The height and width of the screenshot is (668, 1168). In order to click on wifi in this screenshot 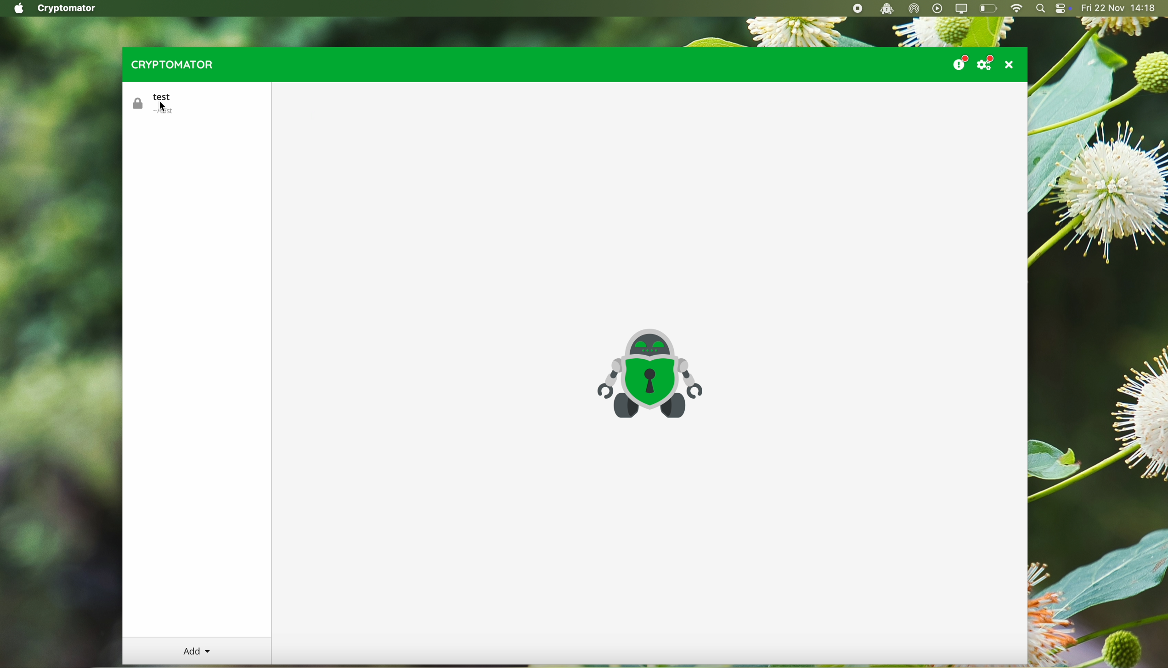, I will do `click(1016, 9)`.